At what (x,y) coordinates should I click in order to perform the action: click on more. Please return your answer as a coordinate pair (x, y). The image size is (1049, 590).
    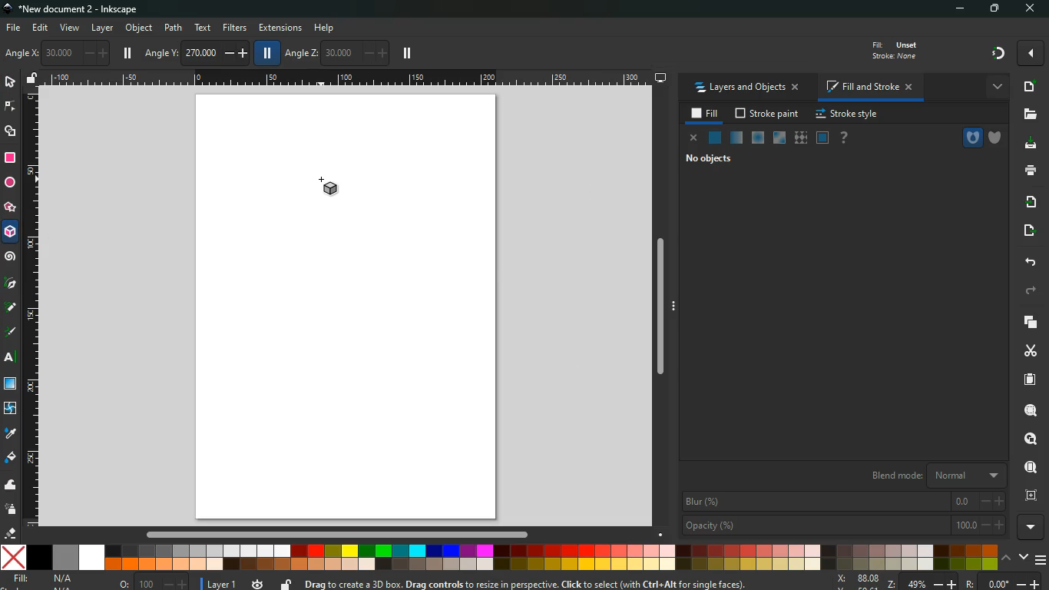
    Looking at the image, I should click on (995, 86).